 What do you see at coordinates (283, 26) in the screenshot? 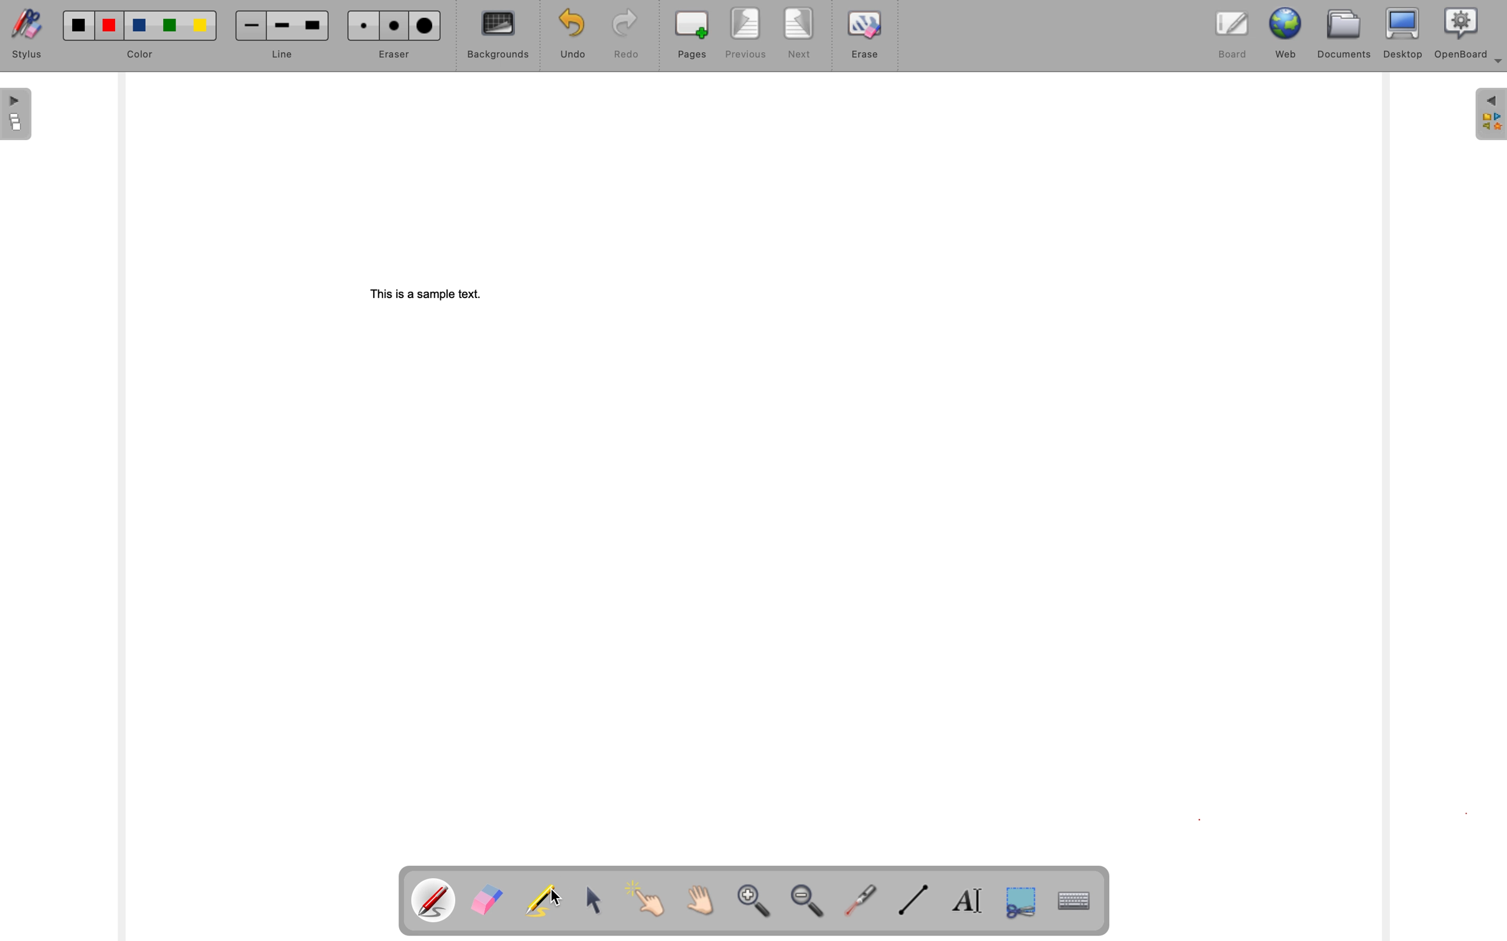
I see `Medium line` at bounding box center [283, 26].